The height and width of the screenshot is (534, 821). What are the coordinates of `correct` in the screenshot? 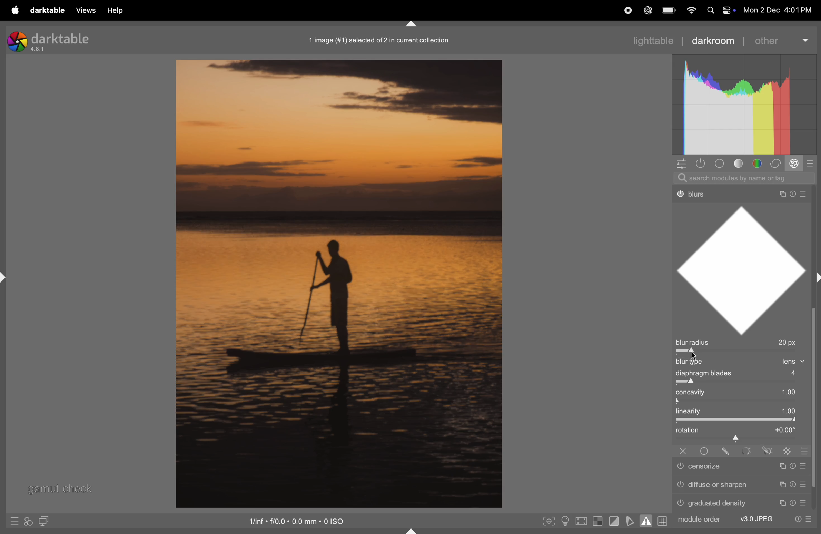 It's located at (777, 163).